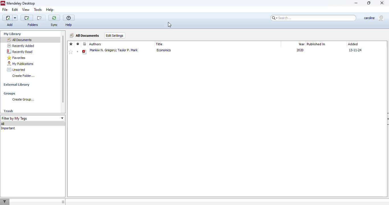 Image resolution: width=389 pixels, height=205 pixels. What do you see at coordinates (23, 100) in the screenshot?
I see `create group` at bounding box center [23, 100].